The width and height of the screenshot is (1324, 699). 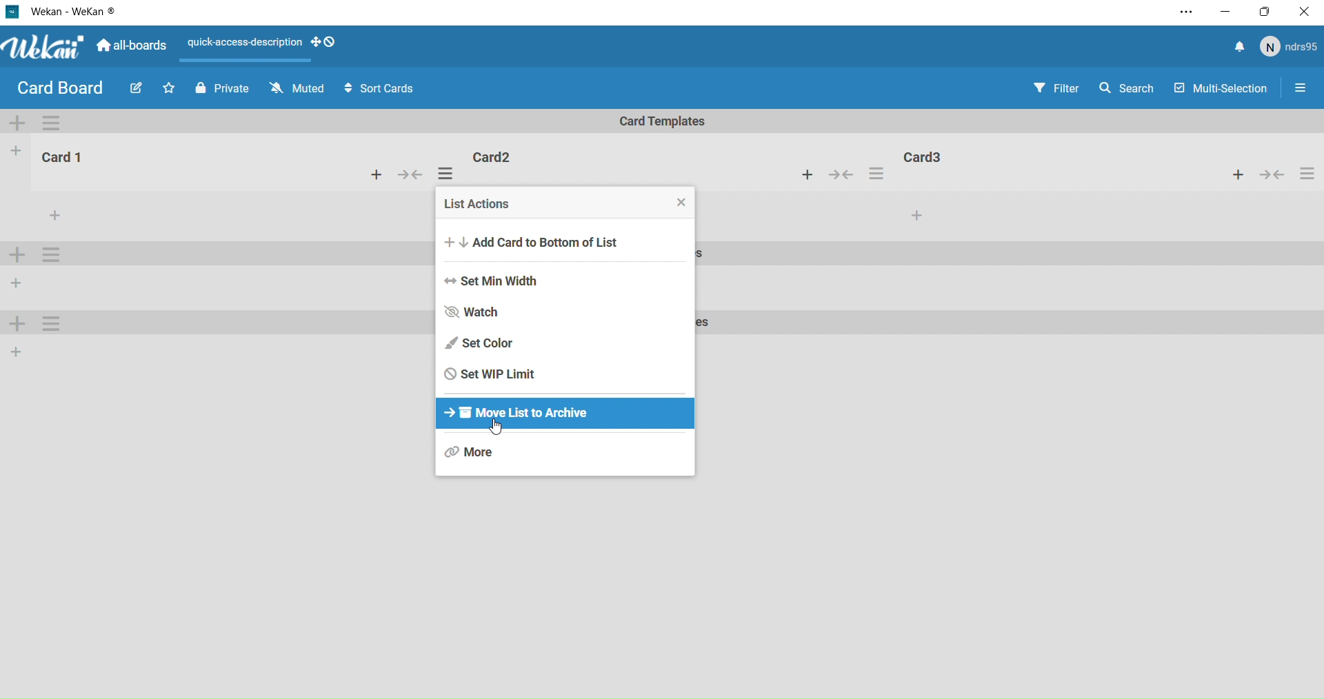 I want to click on List Actions, so click(x=567, y=204).